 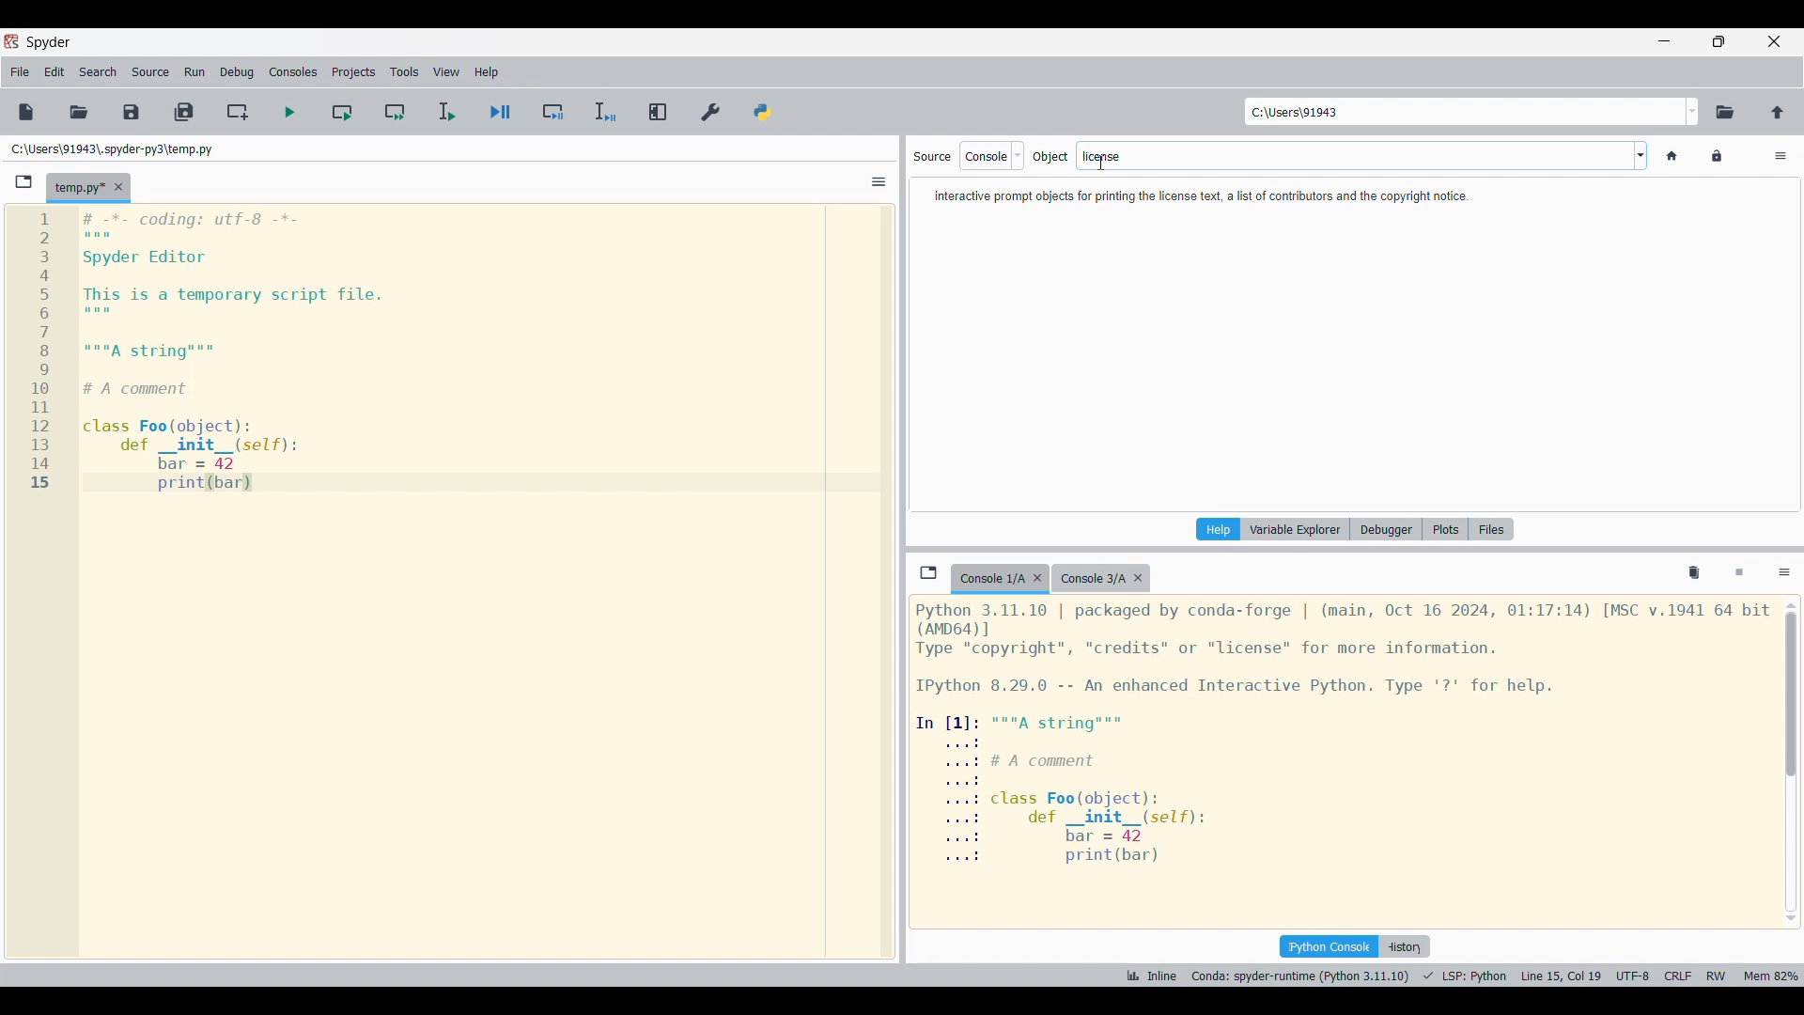 What do you see at coordinates (1468, 974) in the screenshot?
I see `LSP python` at bounding box center [1468, 974].